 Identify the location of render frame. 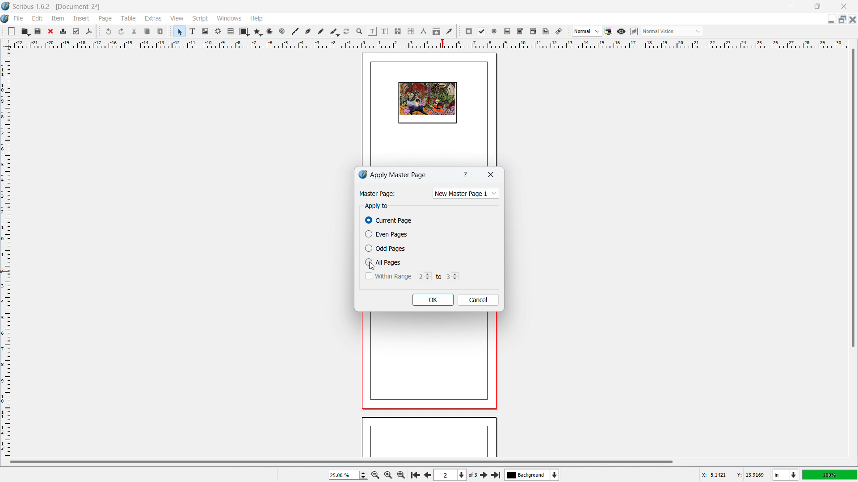
(218, 31).